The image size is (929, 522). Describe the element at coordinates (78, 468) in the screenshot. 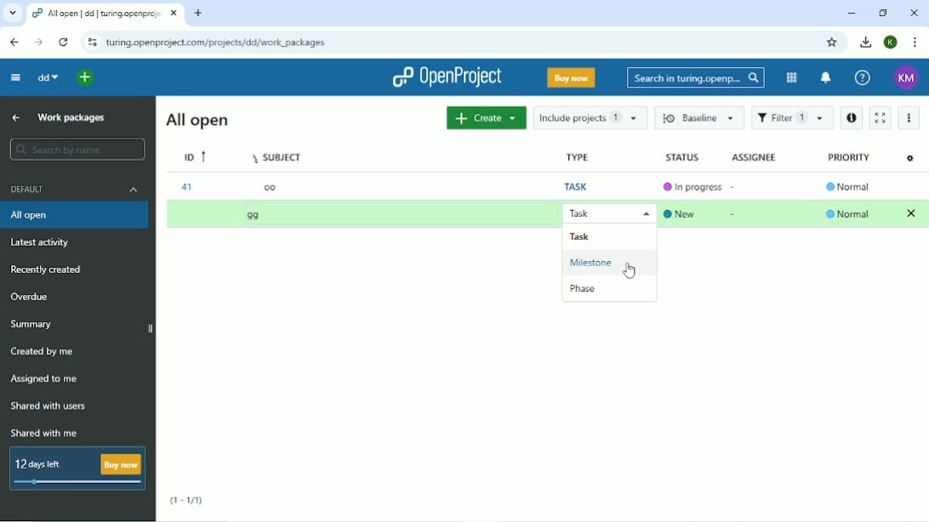

I see `12 days left Buy now` at that location.